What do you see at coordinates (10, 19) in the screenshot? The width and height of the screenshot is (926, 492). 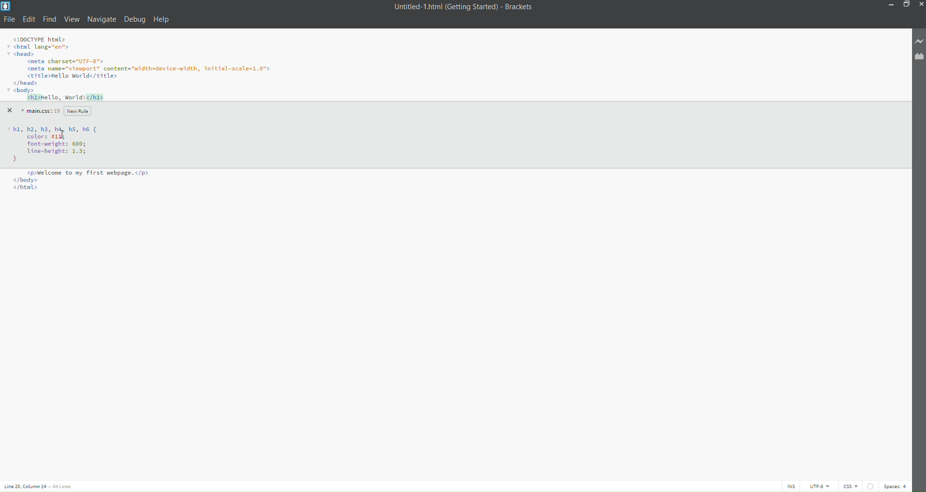 I see `file` at bounding box center [10, 19].